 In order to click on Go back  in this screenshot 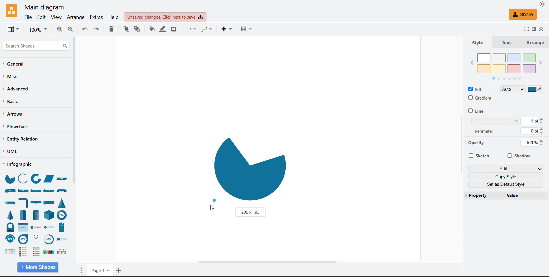, I will do `click(472, 63)`.